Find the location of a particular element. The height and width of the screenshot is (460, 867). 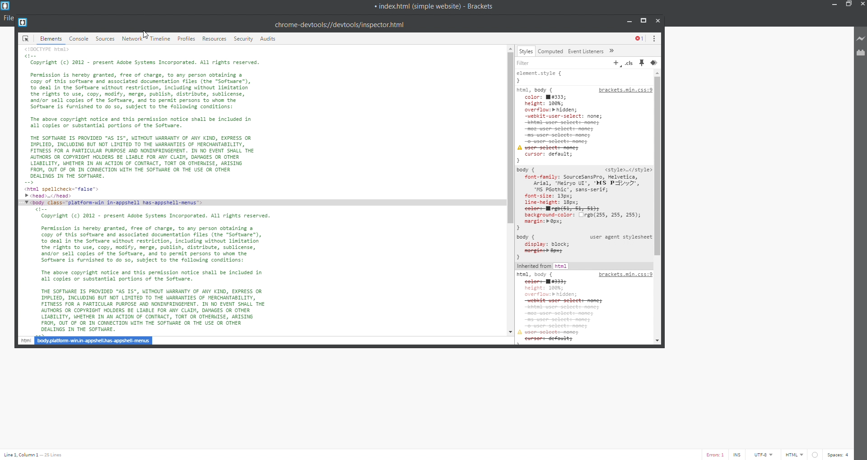

maximize/restore is located at coordinates (849, 5).